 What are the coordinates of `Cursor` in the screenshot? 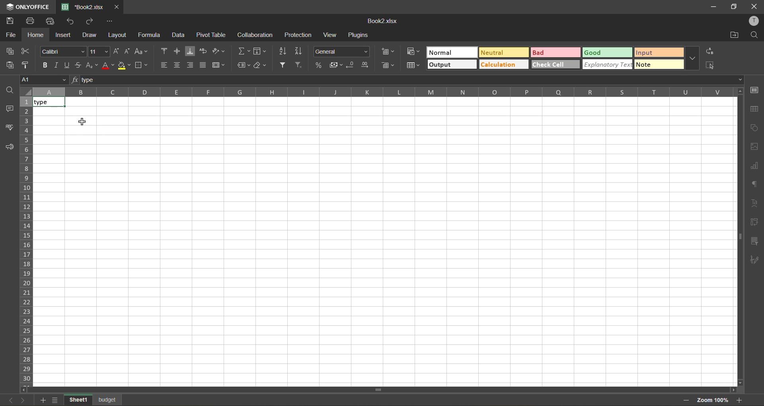 It's located at (83, 122).